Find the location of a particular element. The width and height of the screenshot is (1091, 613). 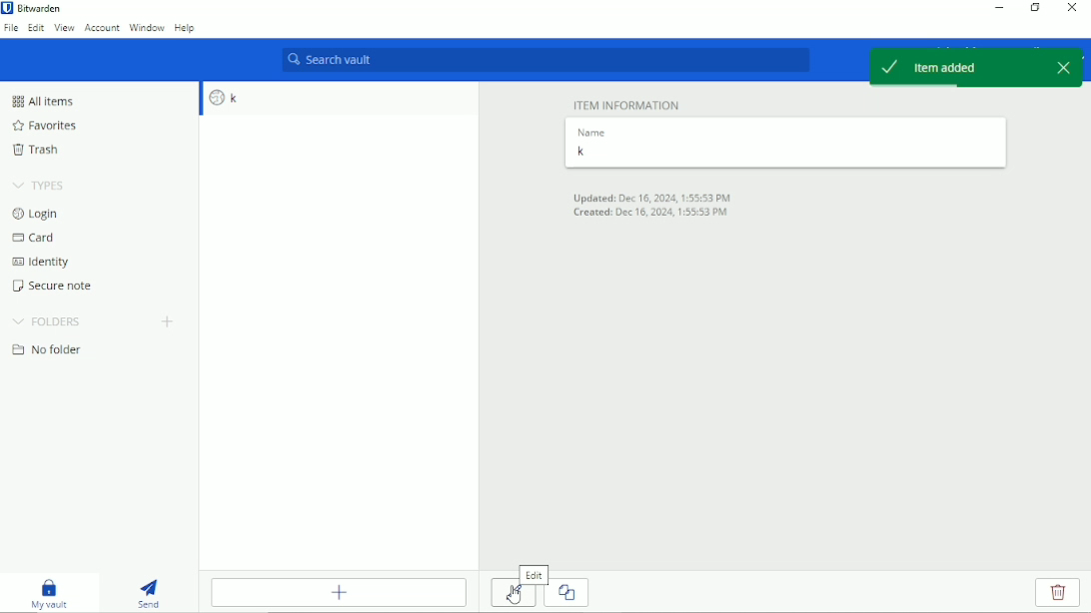

Trash is located at coordinates (38, 150).